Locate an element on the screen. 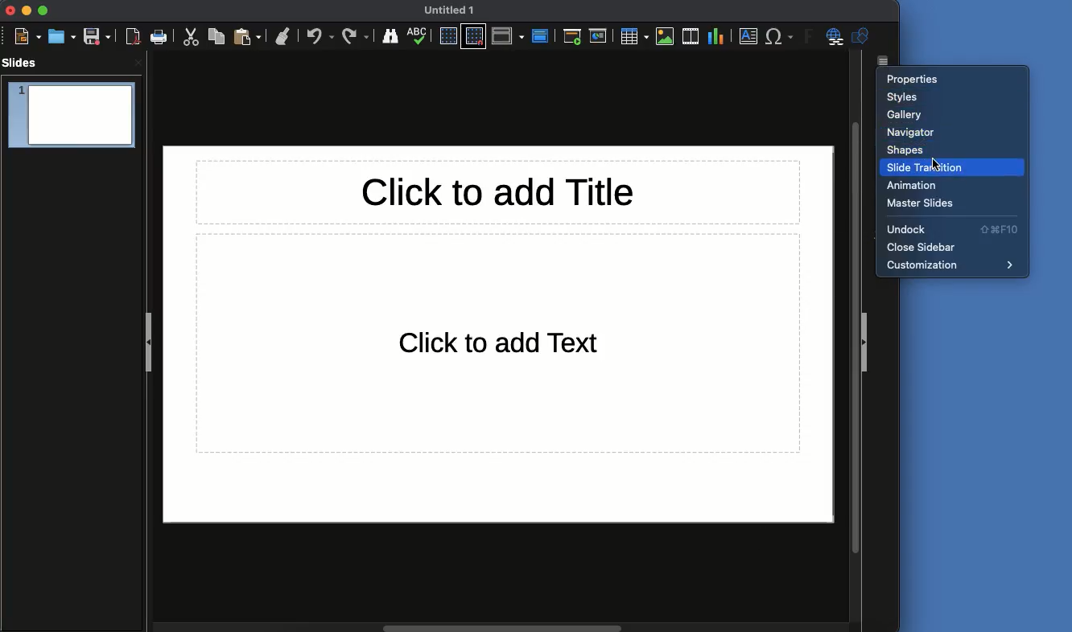 The height and width of the screenshot is (632, 1072). Hyperlink is located at coordinates (832, 39).